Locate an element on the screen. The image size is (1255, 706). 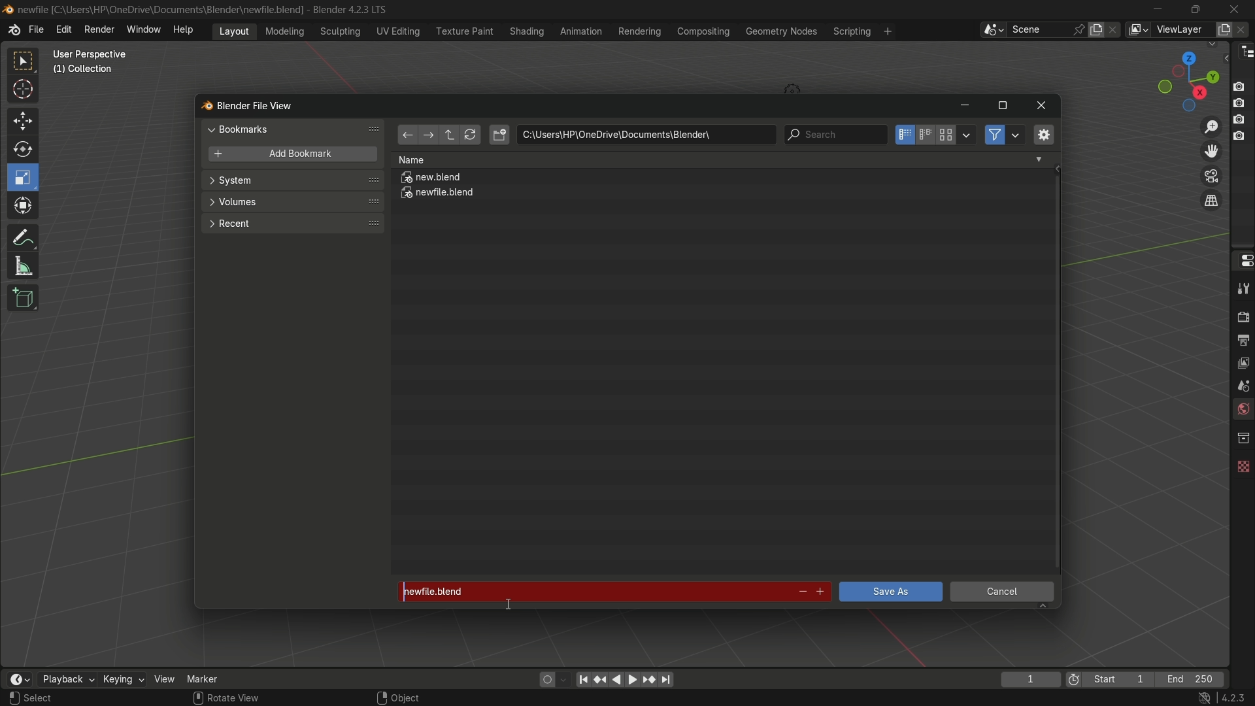
filter settings is located at coordinates (1016, 135).